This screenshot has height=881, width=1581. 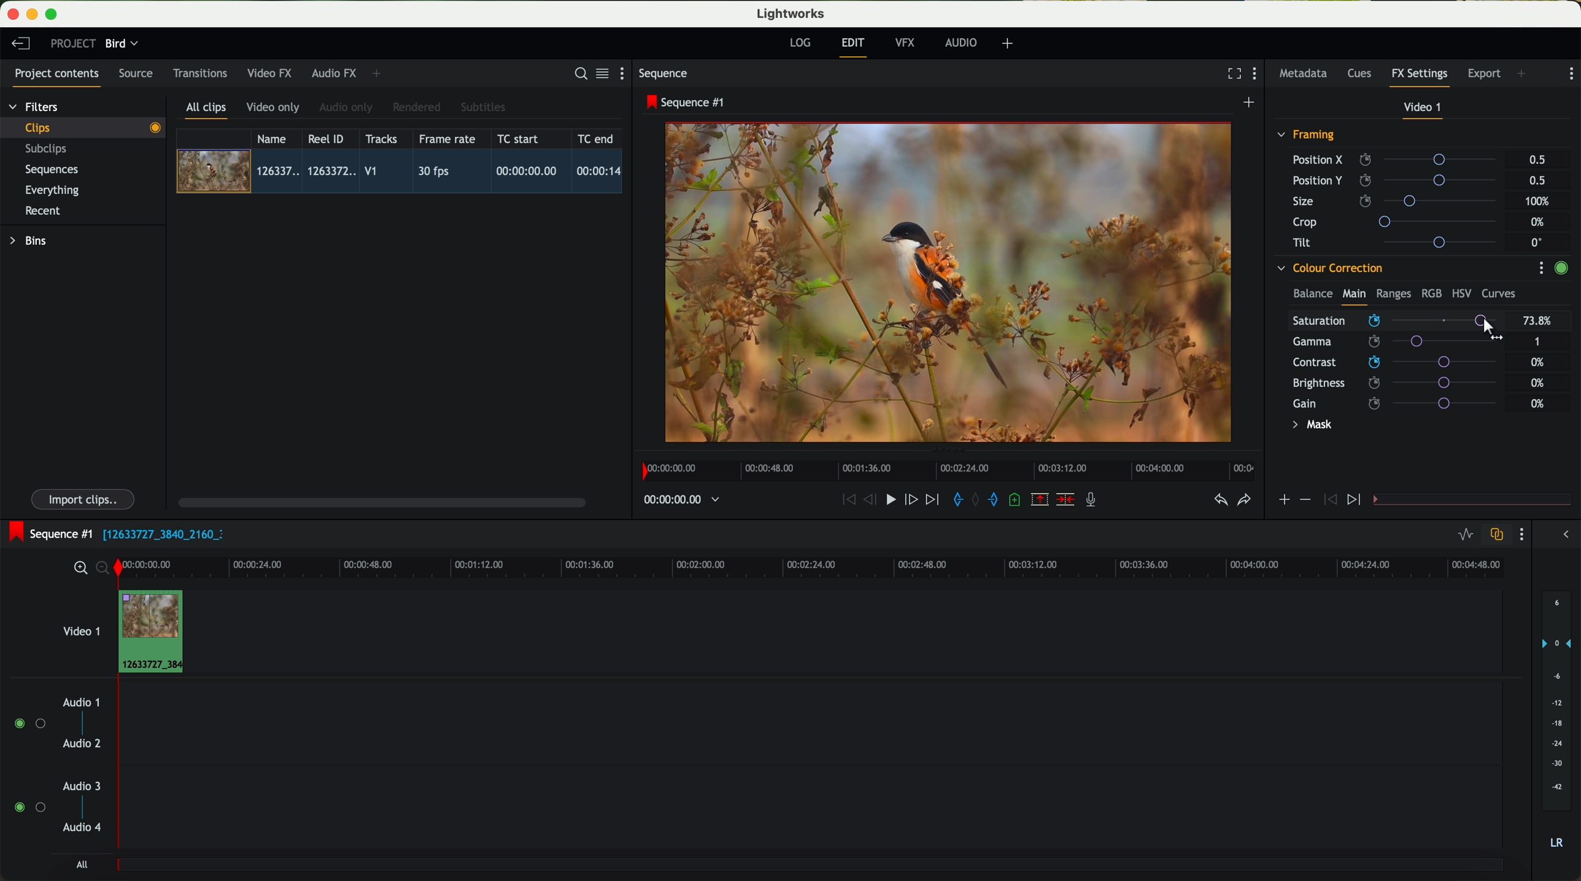 I want to click on import clips, so click(x=85, y=499).